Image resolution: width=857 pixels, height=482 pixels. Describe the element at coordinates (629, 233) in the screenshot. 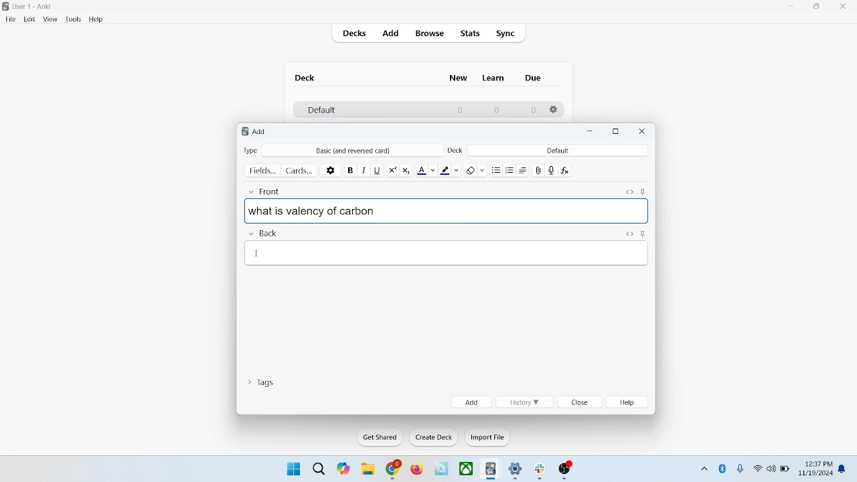

I see `HTML editor` at that location.